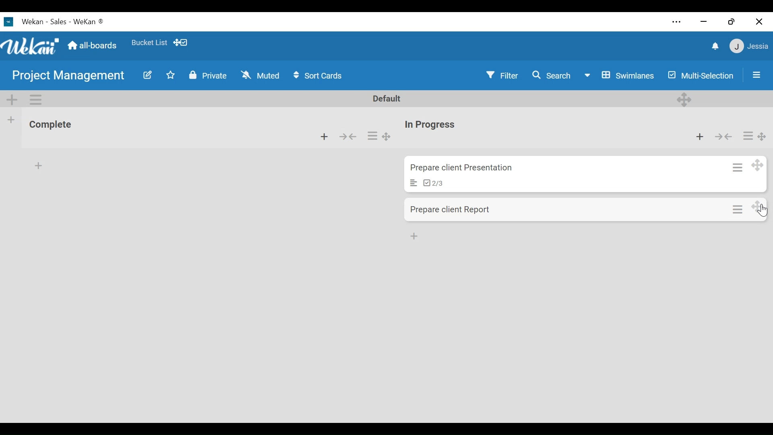  Describe the element at coordinates (759, 206) in the screenshot. I see `Dekstop` at that location.